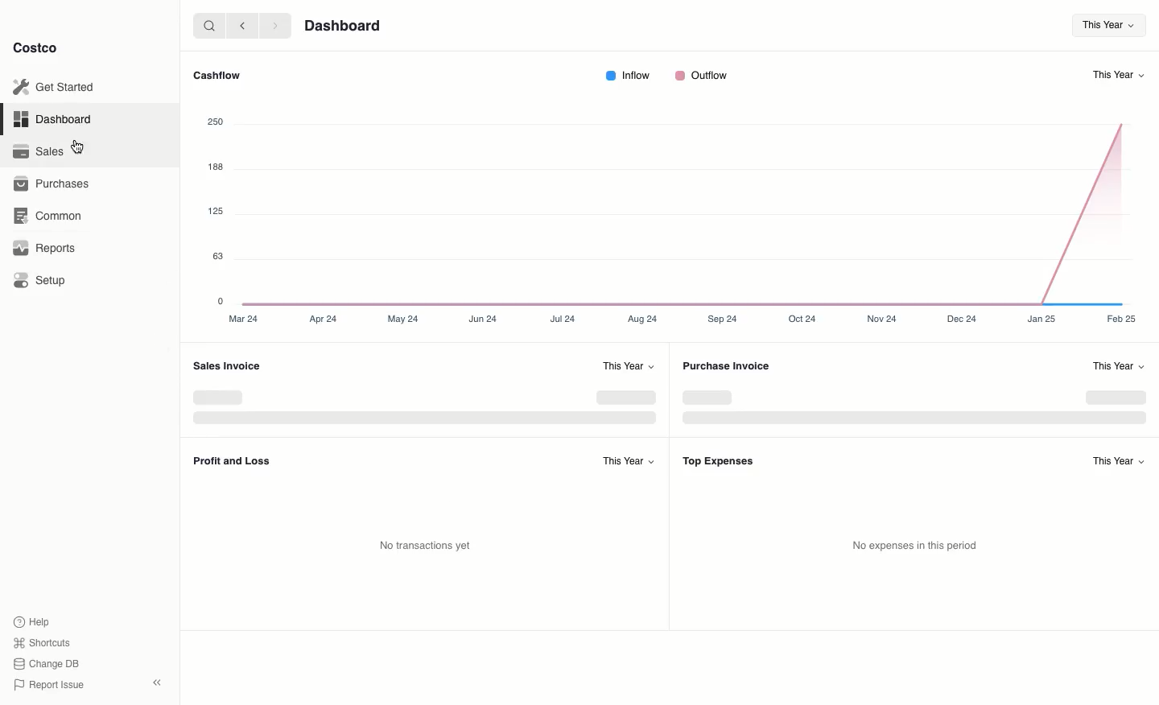 The width and height of the screenshot is (1159, 705). I want to click on Apr24, so click(322, 318).